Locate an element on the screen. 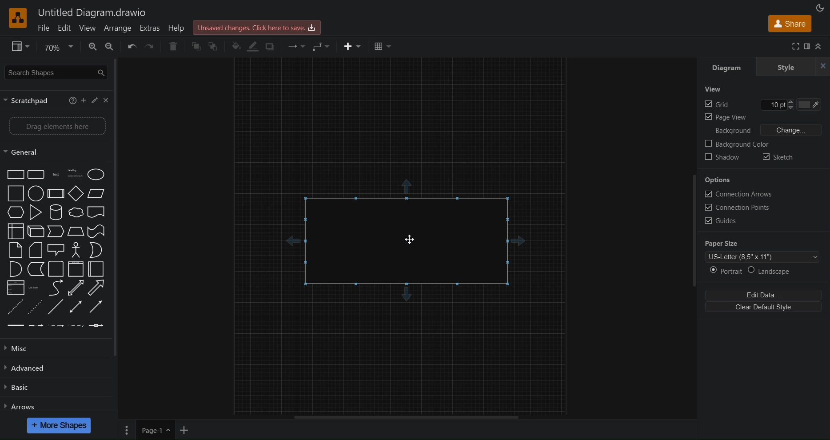 This screenshot has width=830, height=440. Format is located at coordinates (807, 47).